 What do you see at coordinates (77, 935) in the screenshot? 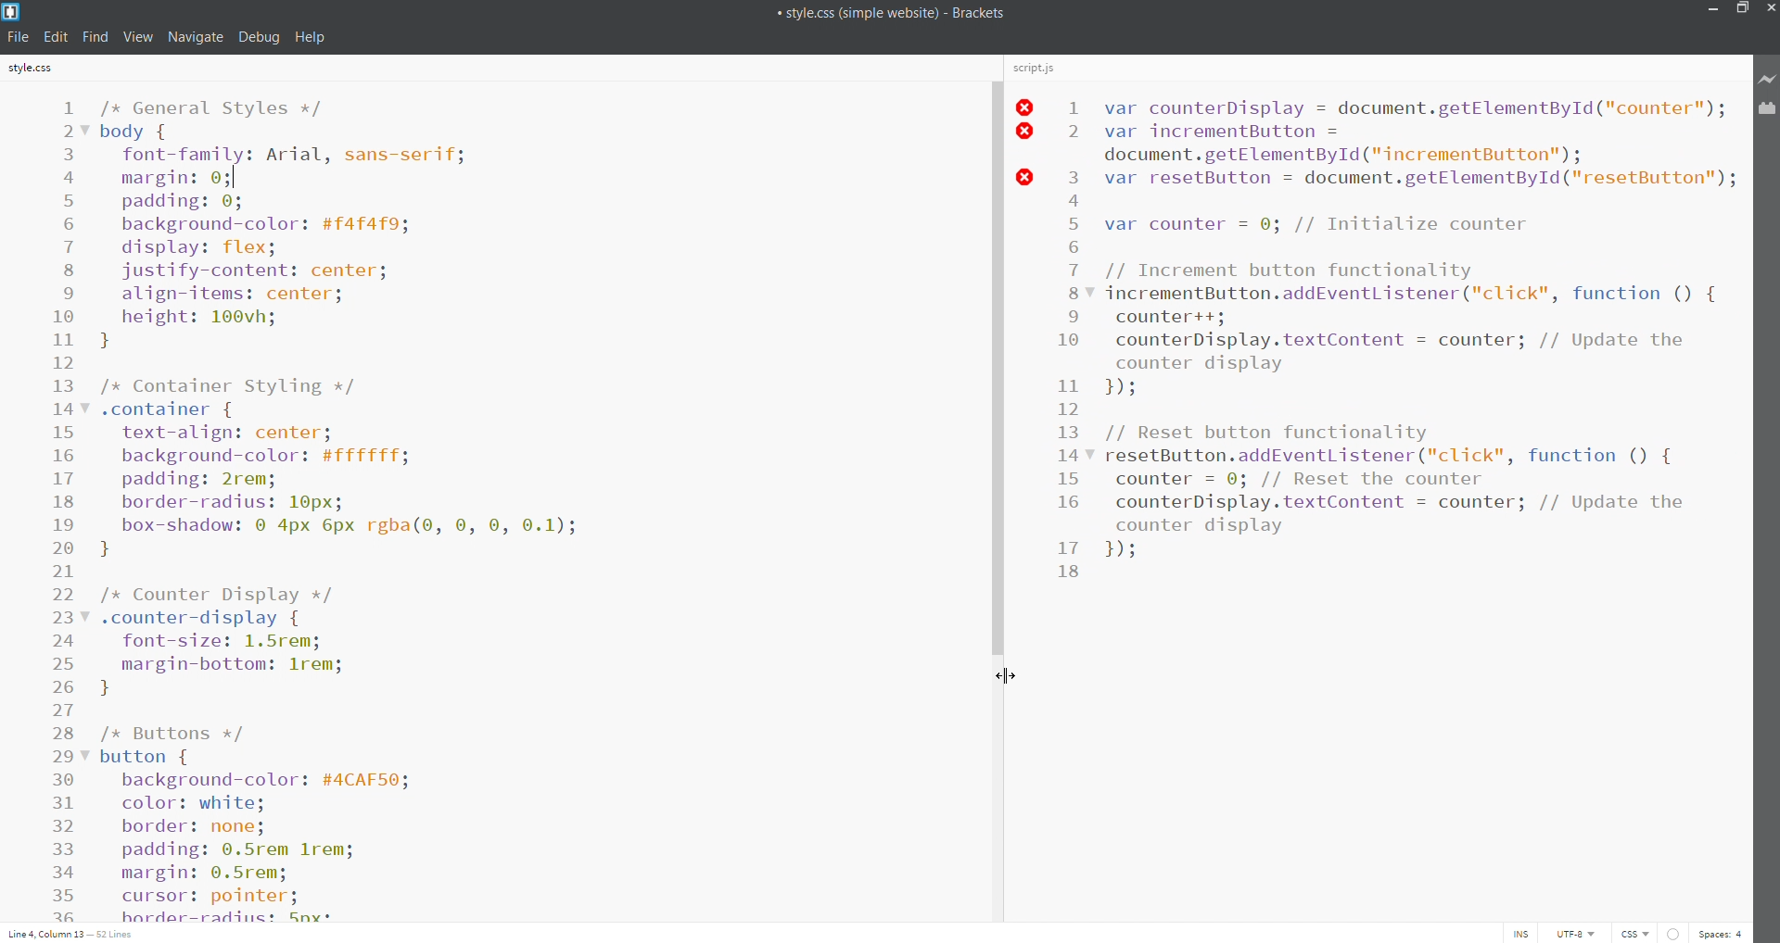
I see `cursor position` at bounding box center [77, 935].